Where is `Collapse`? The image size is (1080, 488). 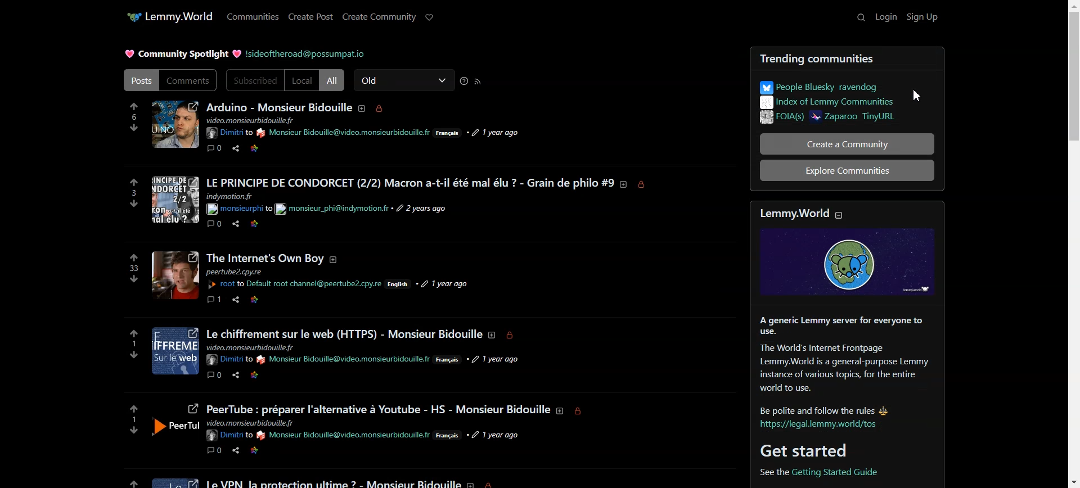
Collapse is located at coordinates (844, 215).